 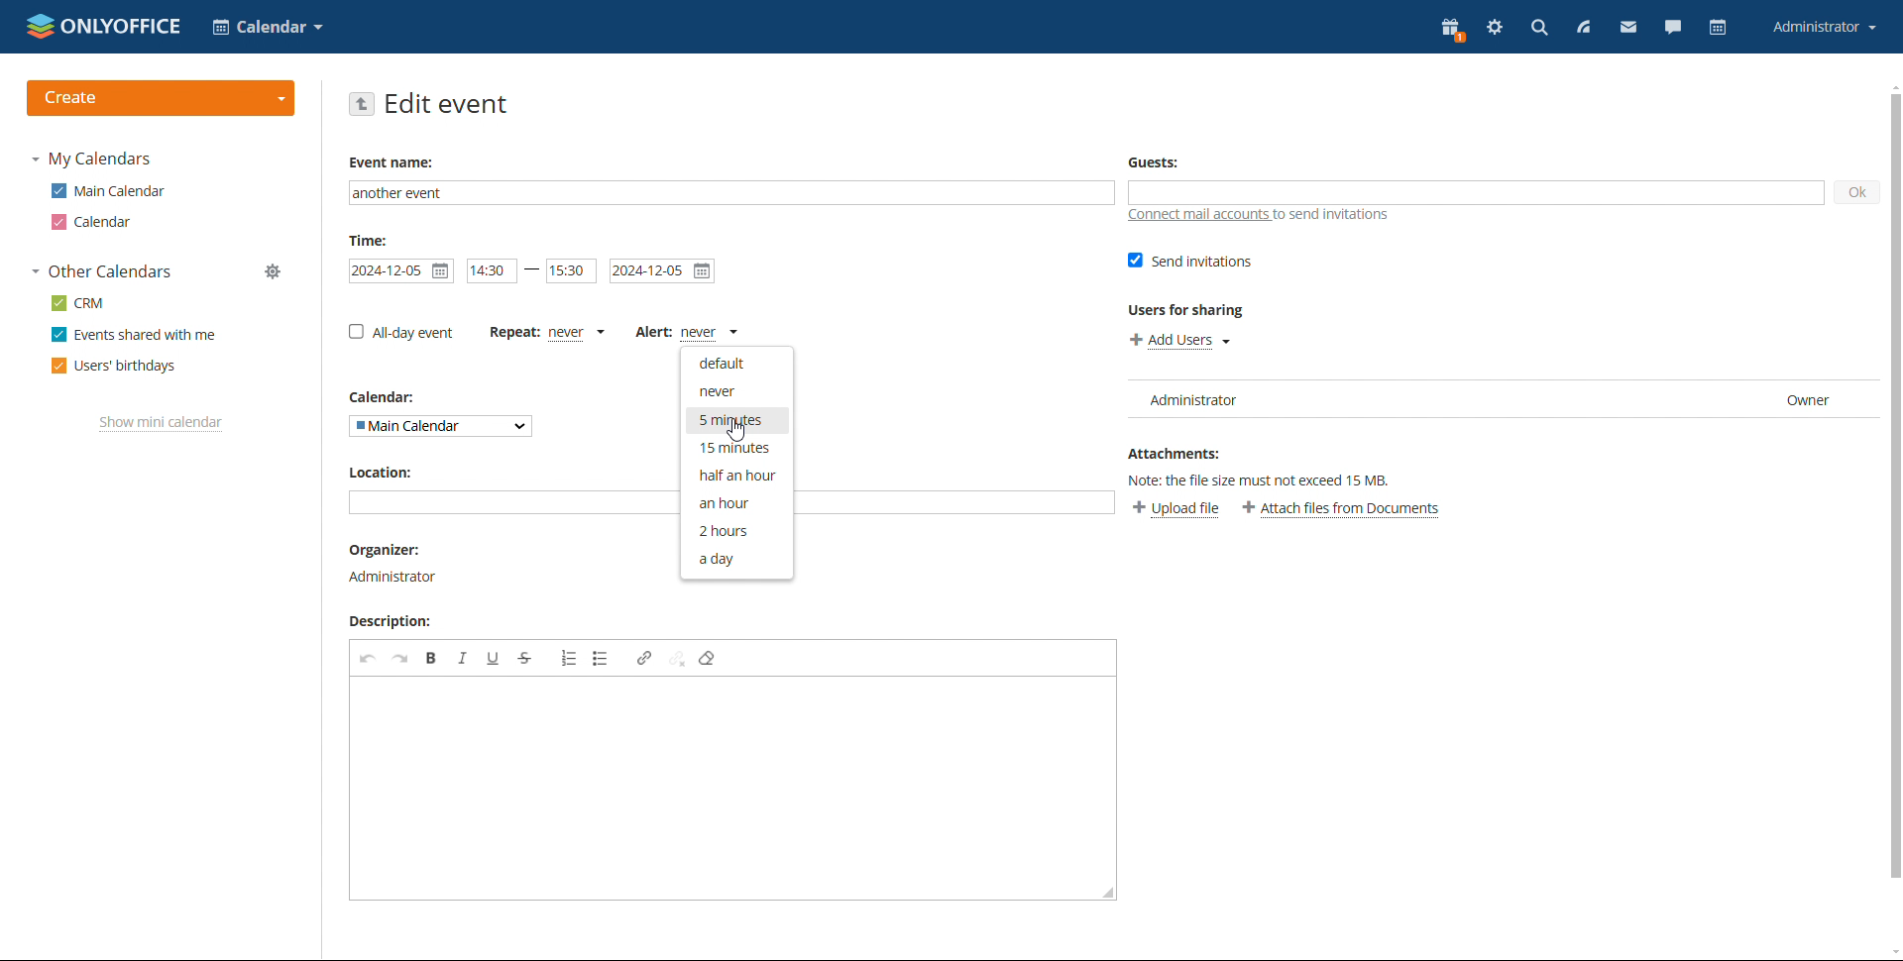 What do you see at coordinates (1175, 451) in the screenshot?
I see `Attachments:` at bounding box center [1175, 451].